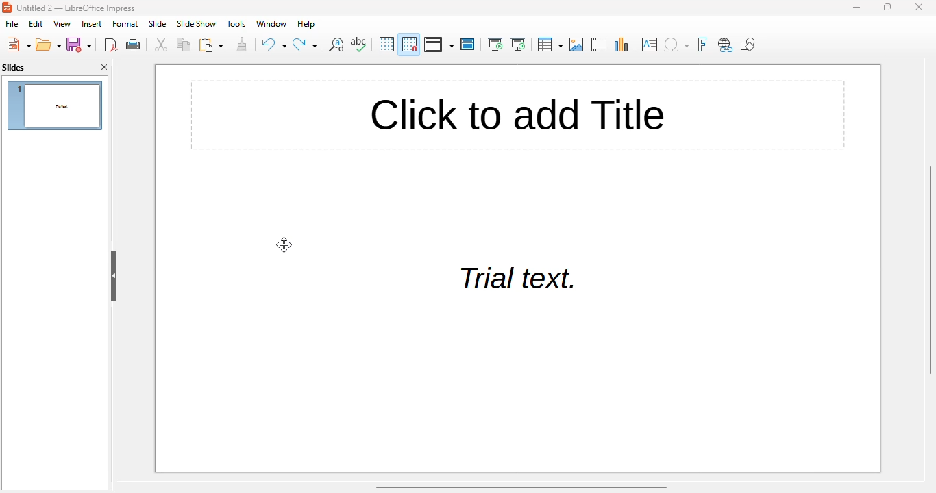  Describe the element at coordinates (134, 45) in the screenshot. I see `print` at that location.